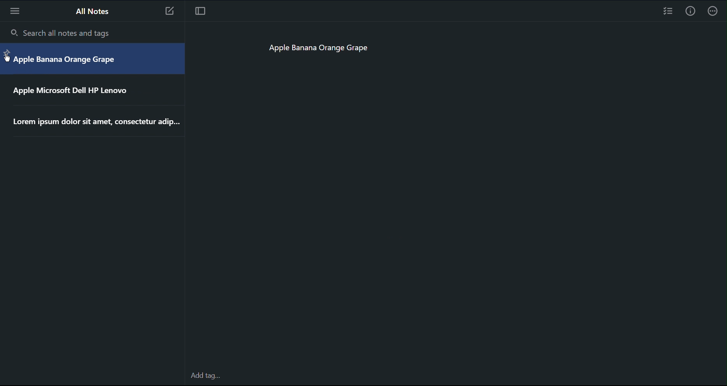  I want to click on Checklist, so click(667, 11).